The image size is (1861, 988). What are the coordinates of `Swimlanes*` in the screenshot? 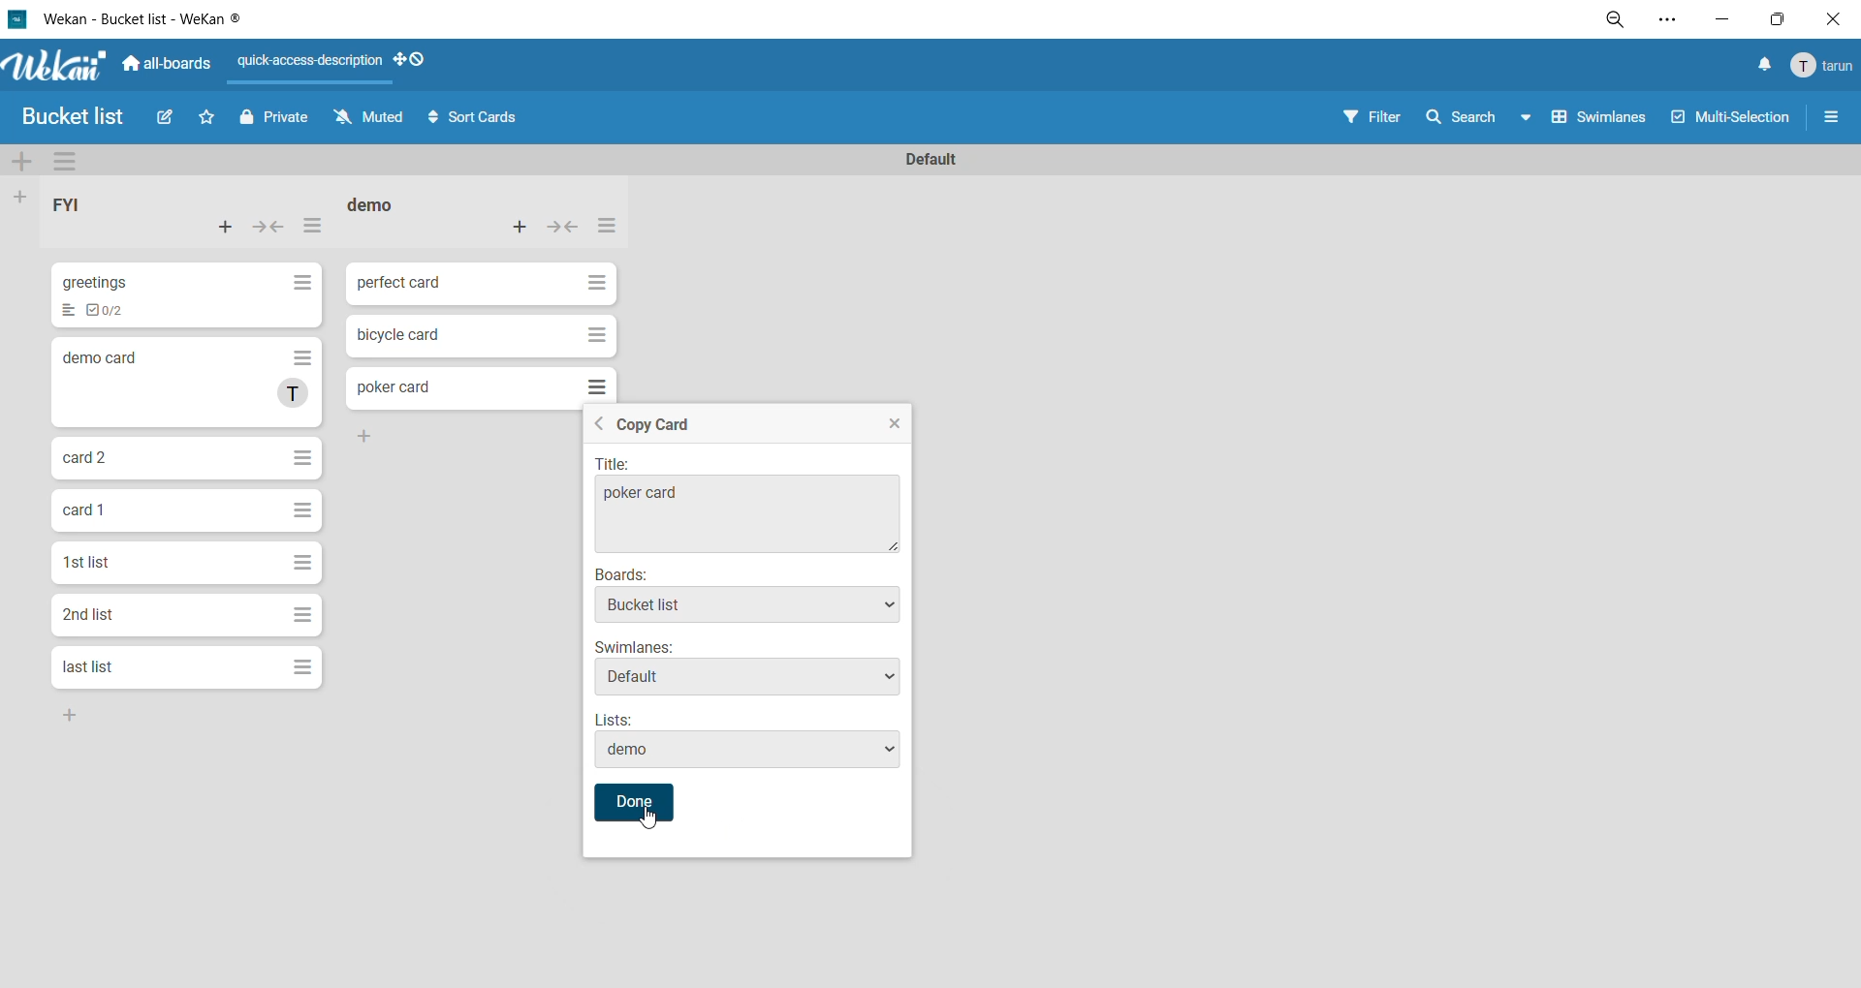 It's located at (639, 642).